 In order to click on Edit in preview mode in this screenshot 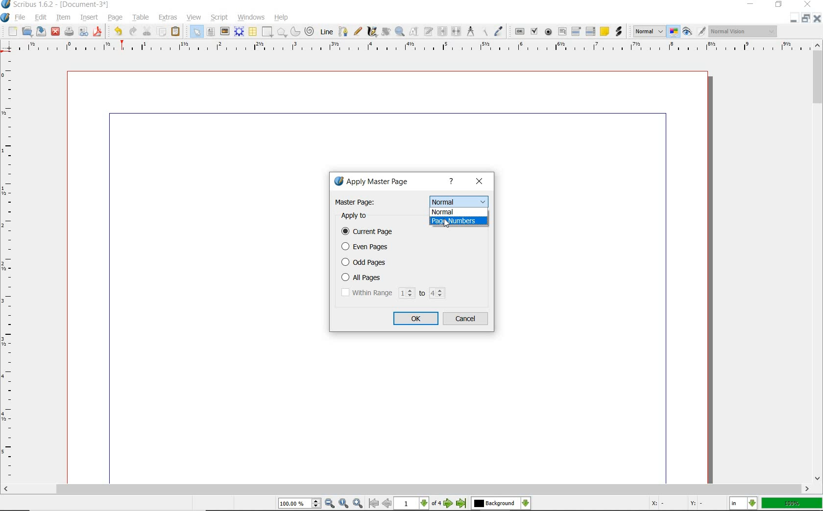, I will do `click(702, 32)`.